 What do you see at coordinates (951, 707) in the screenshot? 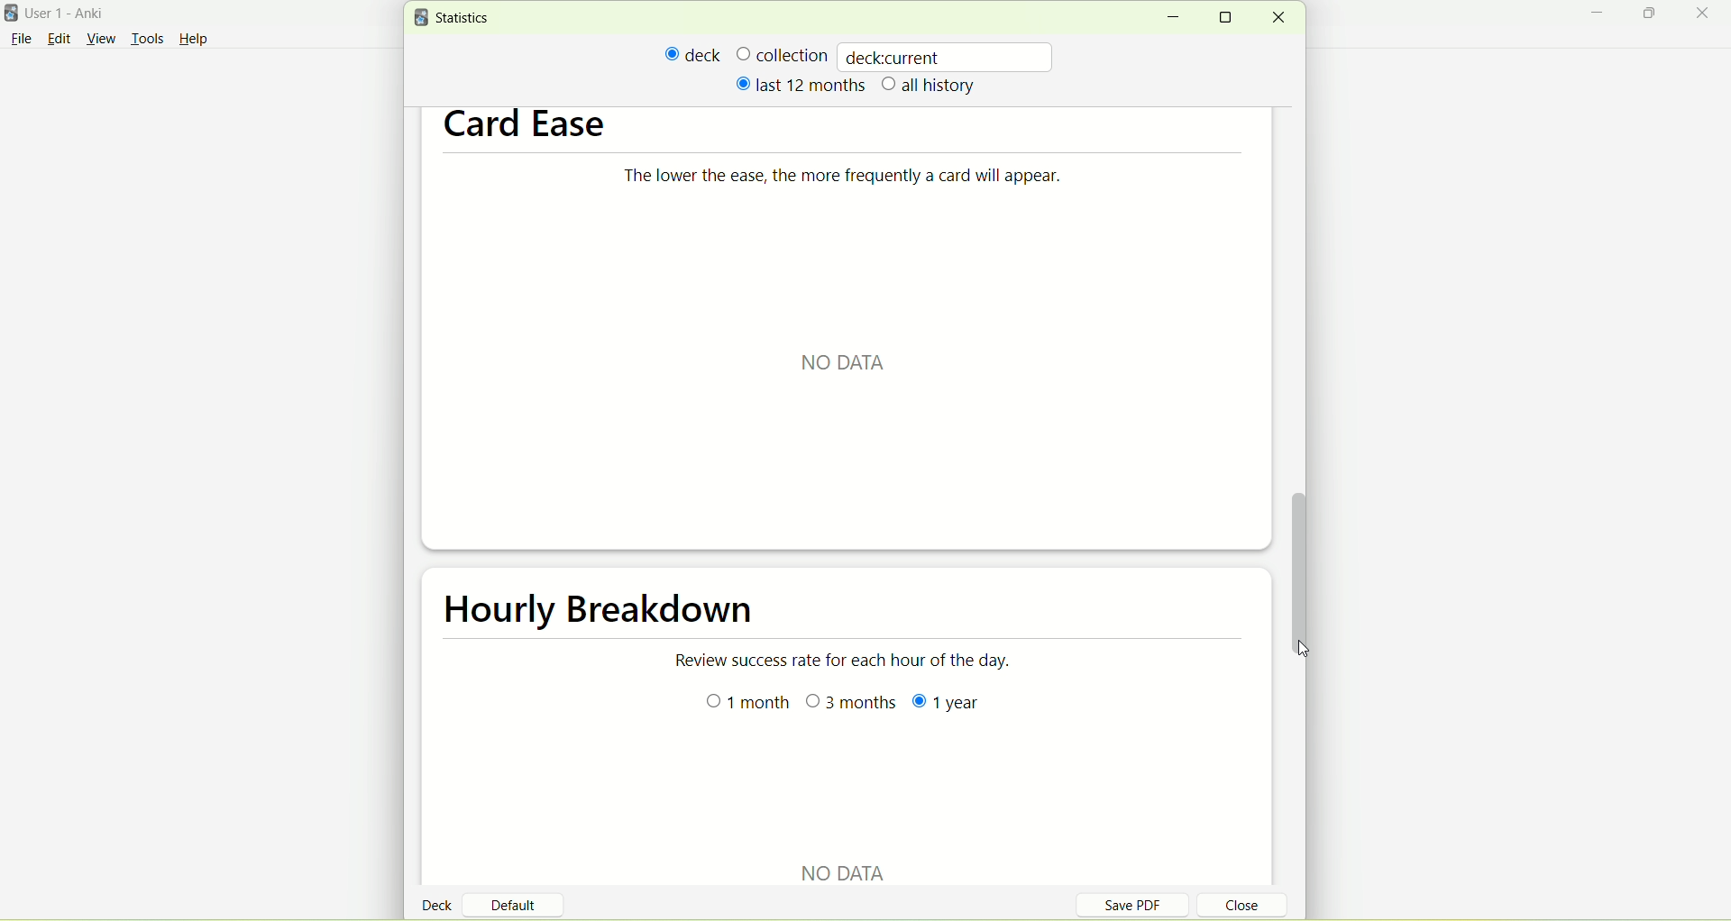
I see ` year` at bounding box center [951, 707].